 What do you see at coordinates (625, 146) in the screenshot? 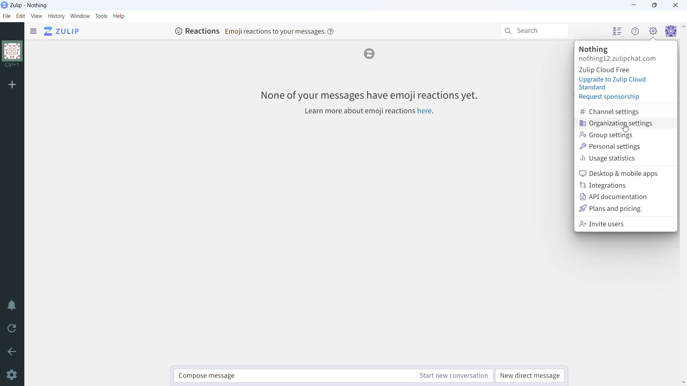
I see `personal settings` at bounding box center [625, 146].